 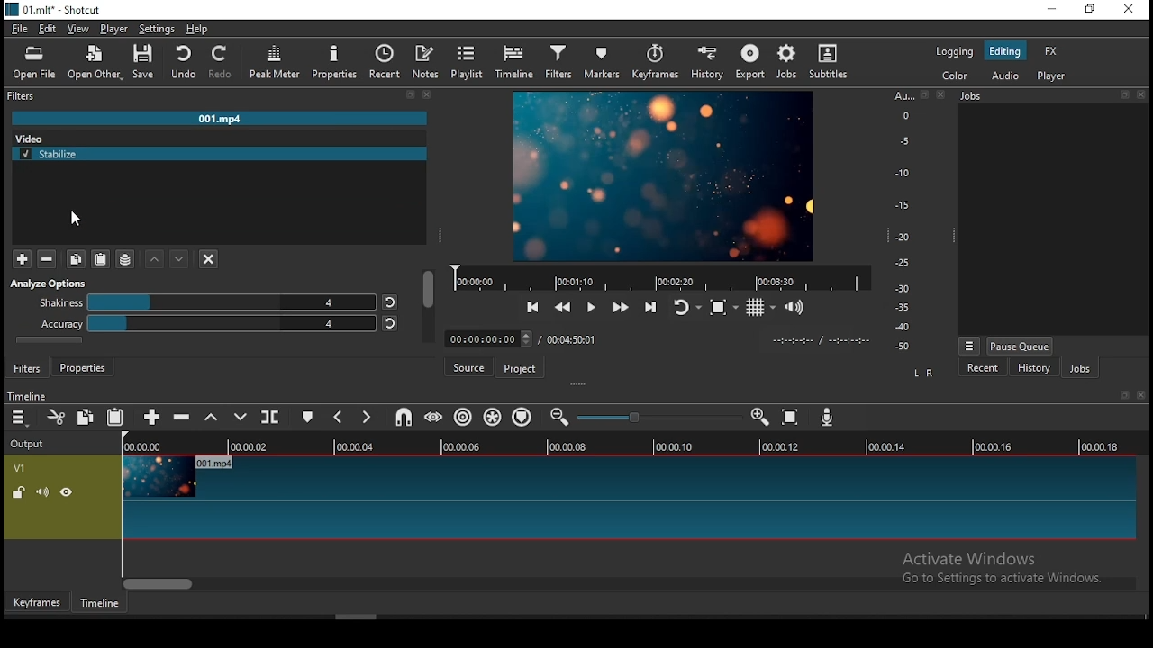 What do you see at coordinates (468, 366) in the screenshot?
I see `source` at bounding box center [468, 366].